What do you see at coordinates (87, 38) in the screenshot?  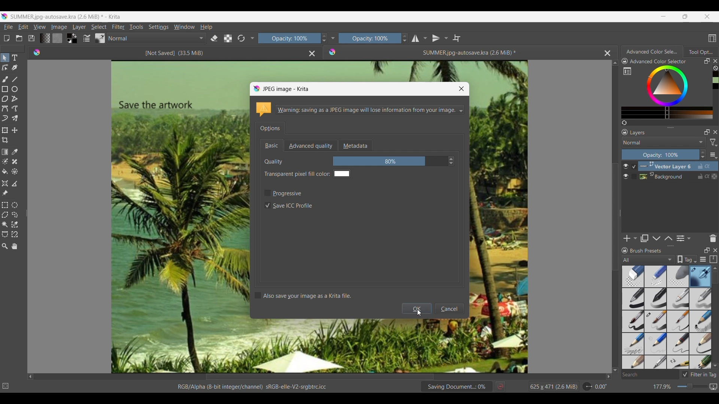 I see `Edit brush settings` at bounding box center [87, 38].